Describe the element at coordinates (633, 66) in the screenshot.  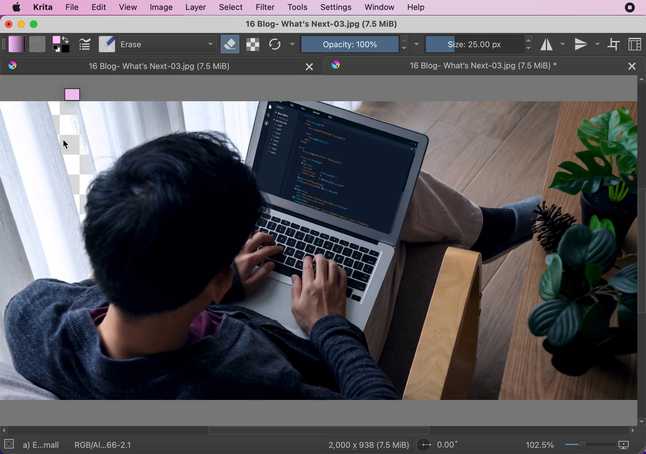
I see `close` at that location.